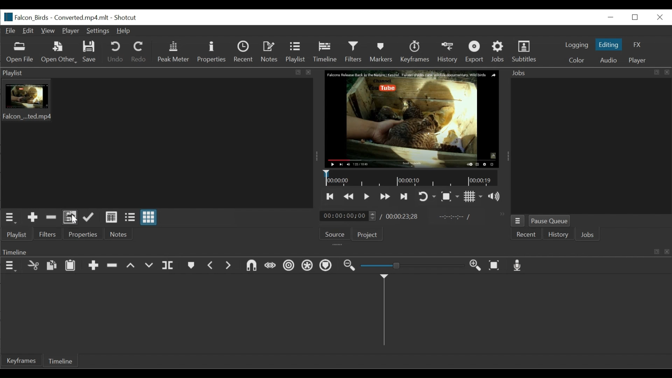 The height and width of the screenshot is (378, 672). I want to click on Toggle grid display on the player, so click(474, 196).